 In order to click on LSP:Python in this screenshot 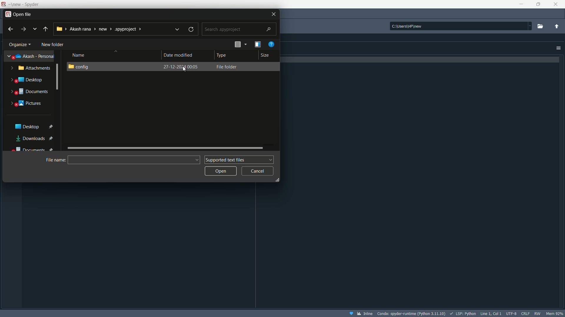, I will do `click(463, 313)`.